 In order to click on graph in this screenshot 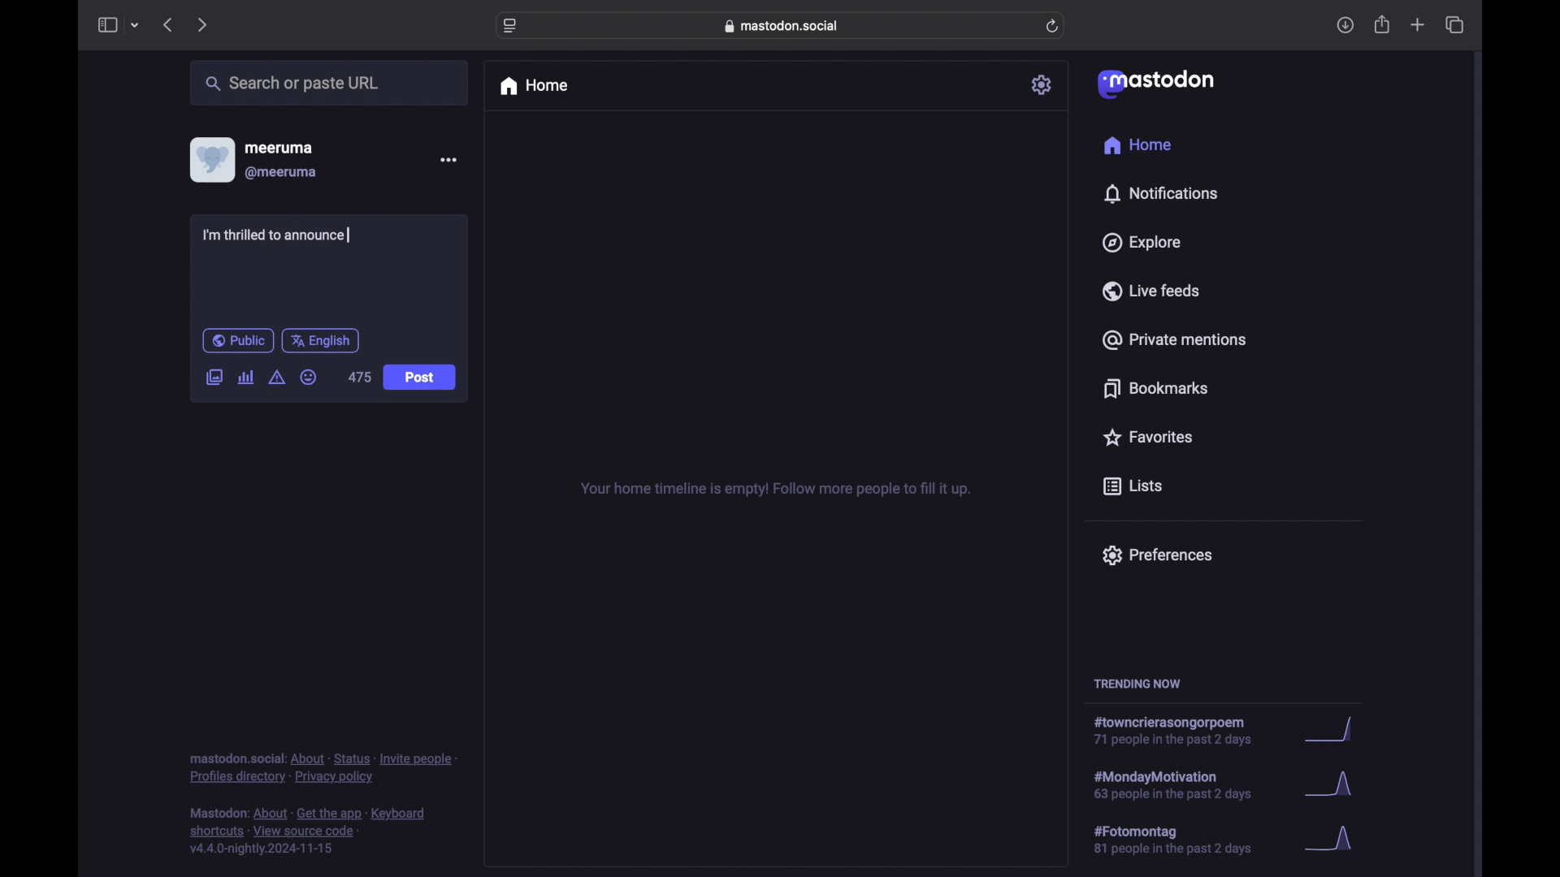, I will do `click(1335, 730)`.